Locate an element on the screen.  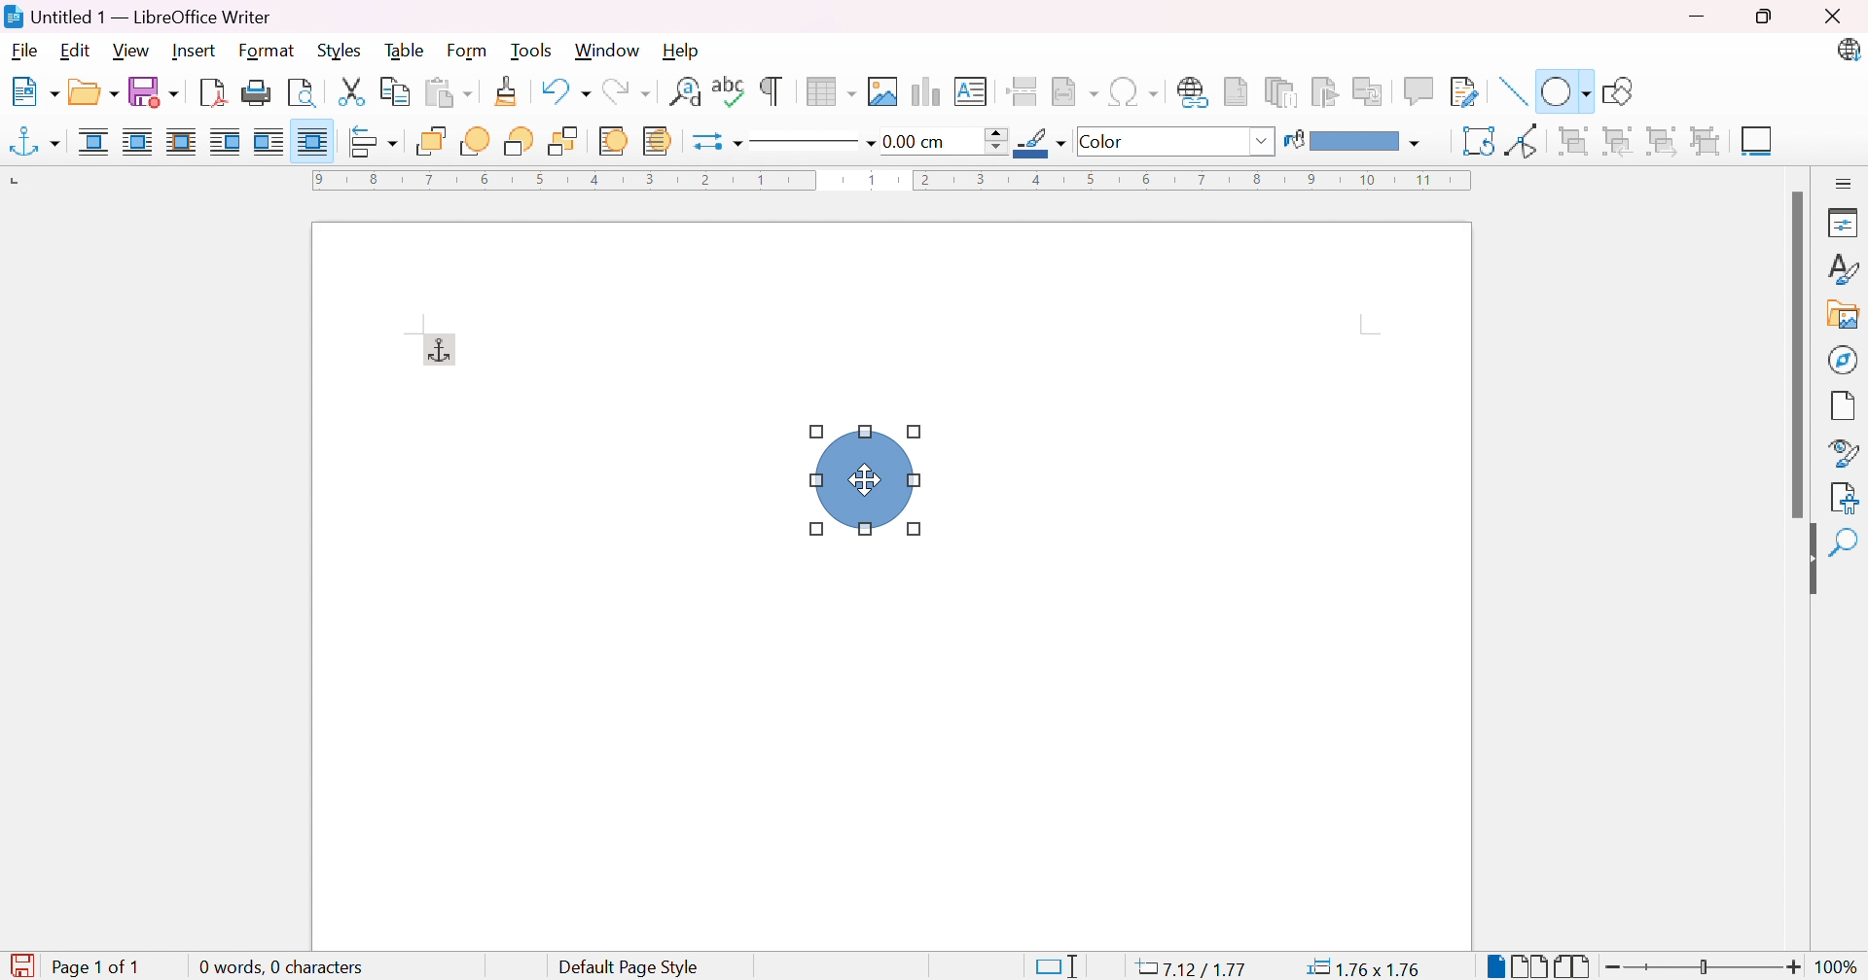
New is located at coordinates (35, 92).